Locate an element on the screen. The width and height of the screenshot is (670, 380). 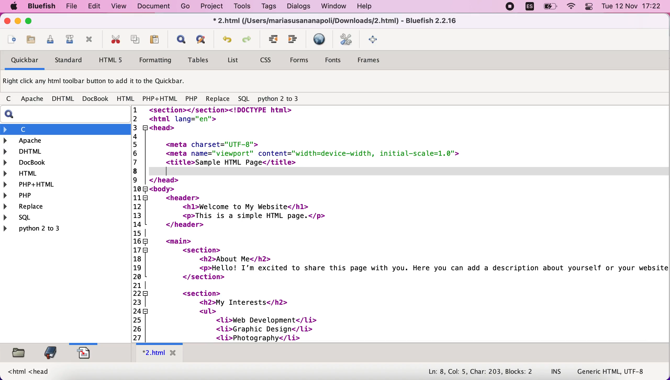
php is located at coordinates (192, 99).